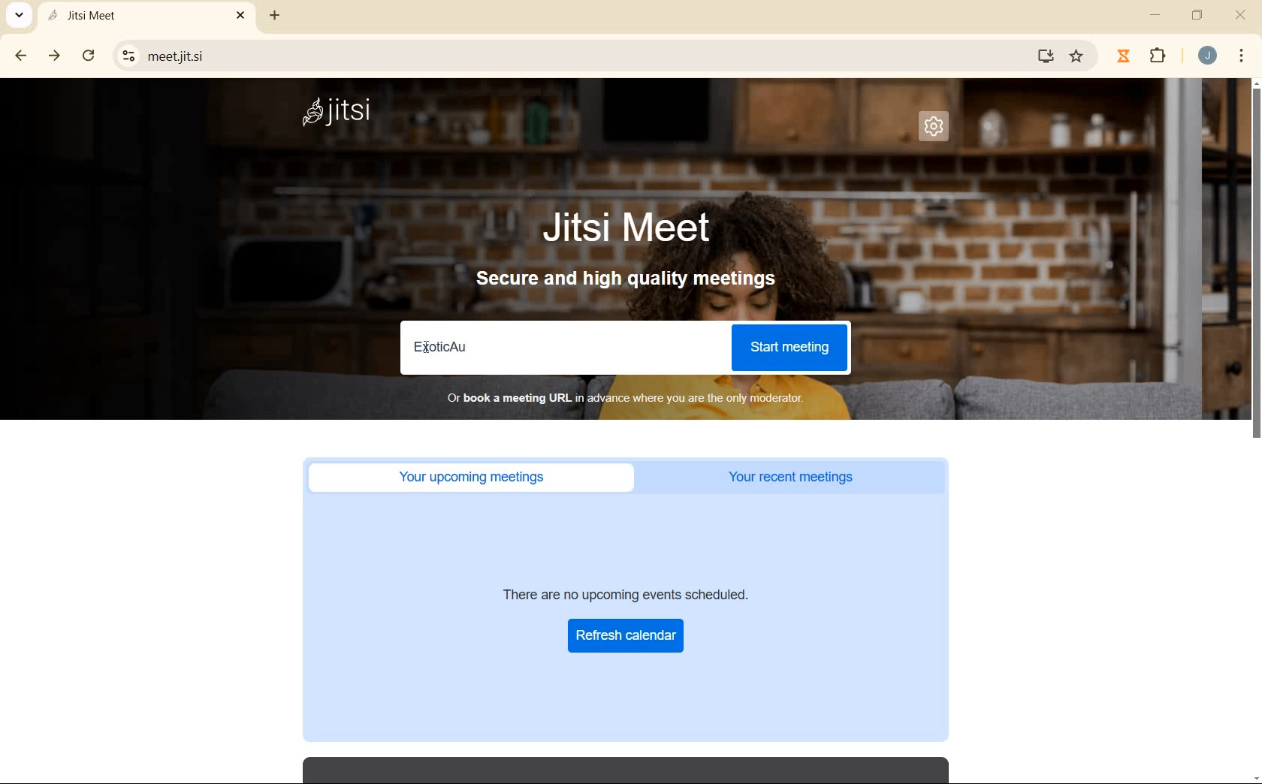 This screenshot has width=1262, height=784. Describe the element at coordinates (806, 475) in the screenshot. I see `your recent meetings` at that location.